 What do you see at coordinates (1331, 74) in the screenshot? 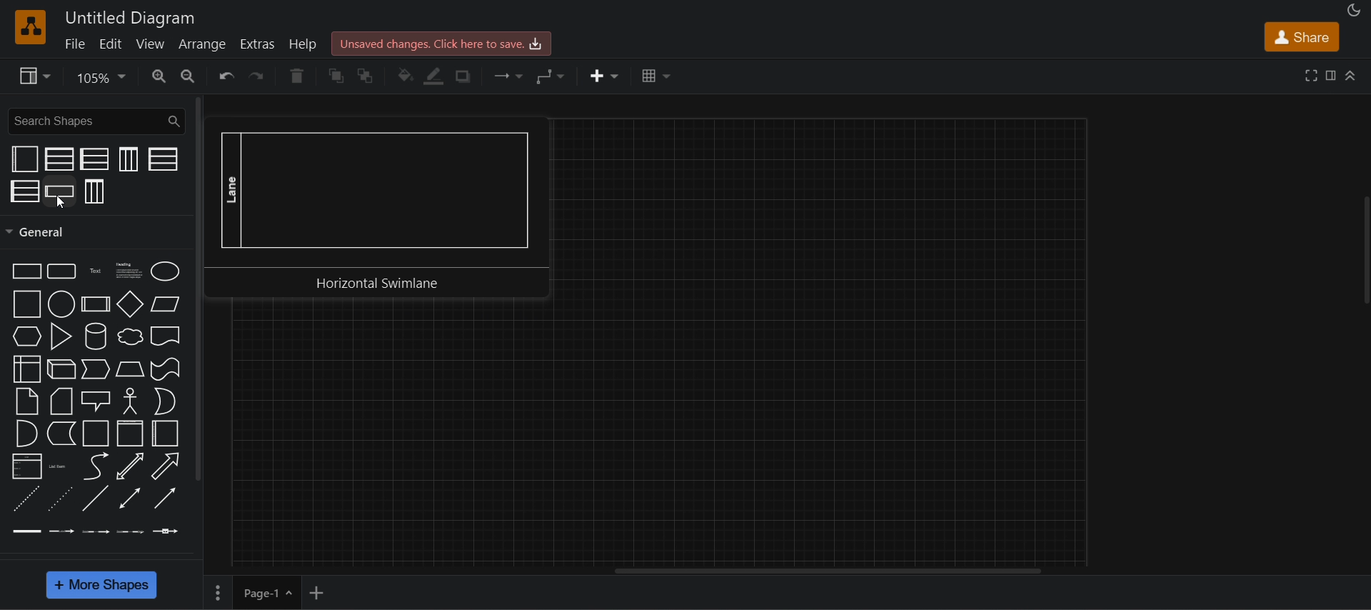
I see `format` at bounding box center [1331, 74].